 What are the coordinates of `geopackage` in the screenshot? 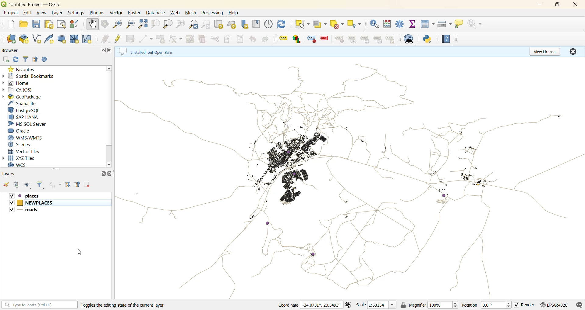 It's located at (23, 97).